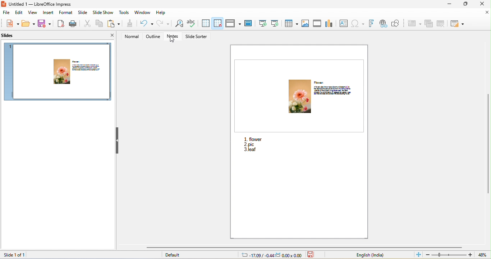  Describe the element at coordinates (65, 13) in the screenshot. I see `format` at that location.